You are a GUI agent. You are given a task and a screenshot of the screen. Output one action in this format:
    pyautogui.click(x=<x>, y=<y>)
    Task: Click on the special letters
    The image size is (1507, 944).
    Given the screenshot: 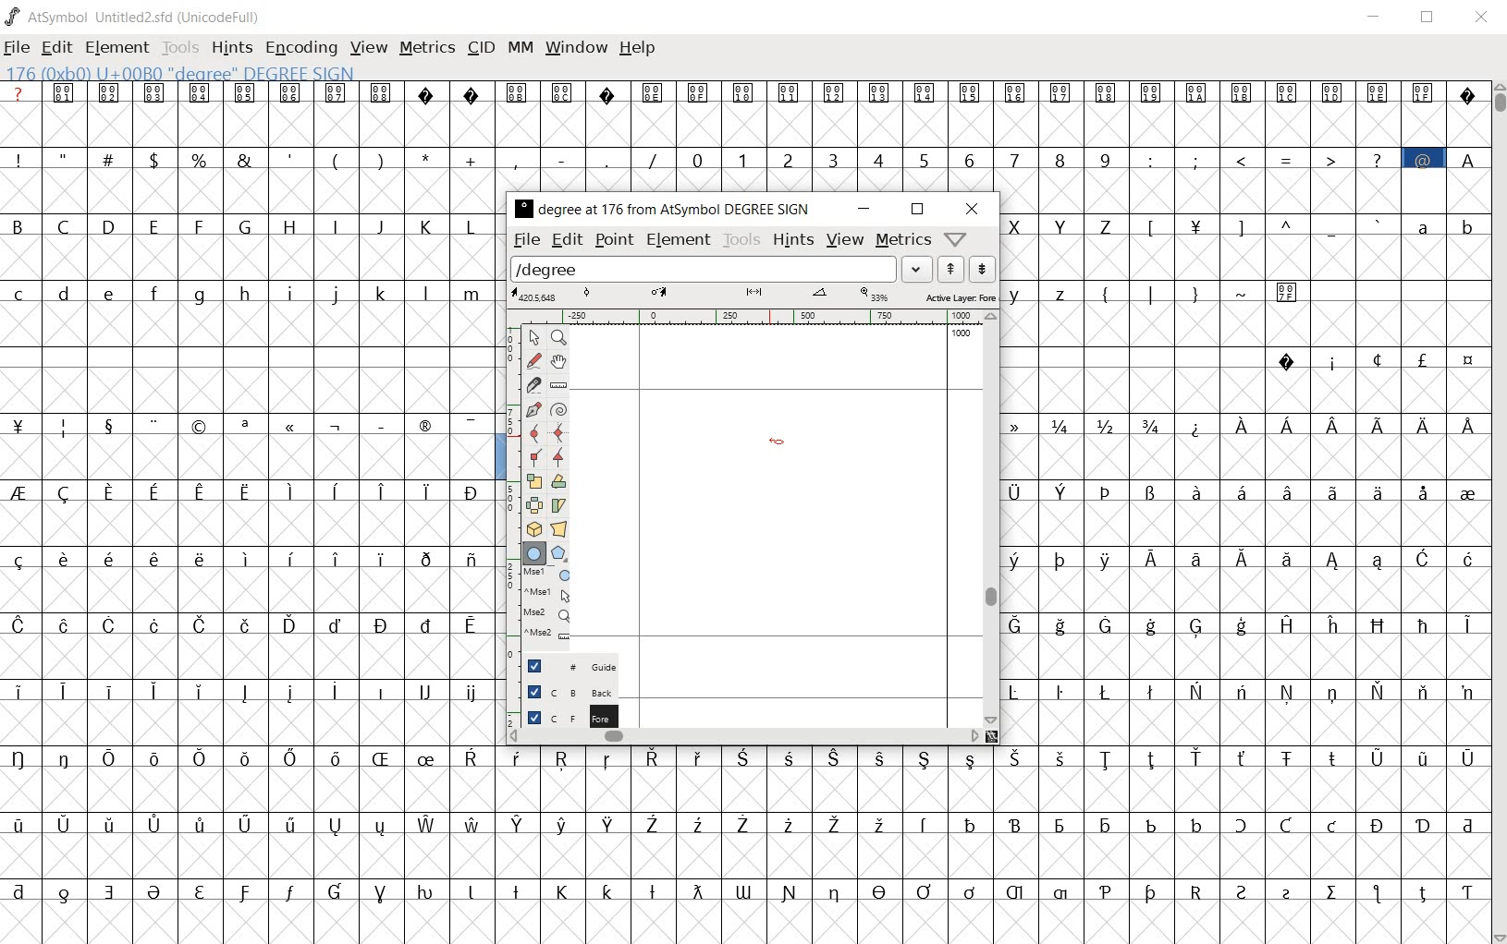 What is the action you would take?
    pyautogui.click(x=249, y=823)
    